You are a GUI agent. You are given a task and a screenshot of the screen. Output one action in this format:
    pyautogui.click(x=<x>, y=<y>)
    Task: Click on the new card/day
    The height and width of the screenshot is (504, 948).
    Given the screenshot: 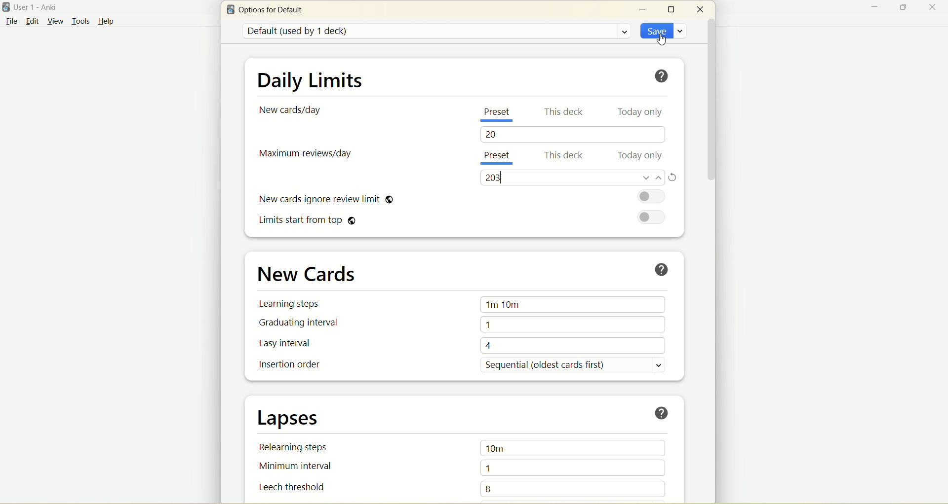 What is the action you would take?
    pyautogui.click(x=292, y=110)
    